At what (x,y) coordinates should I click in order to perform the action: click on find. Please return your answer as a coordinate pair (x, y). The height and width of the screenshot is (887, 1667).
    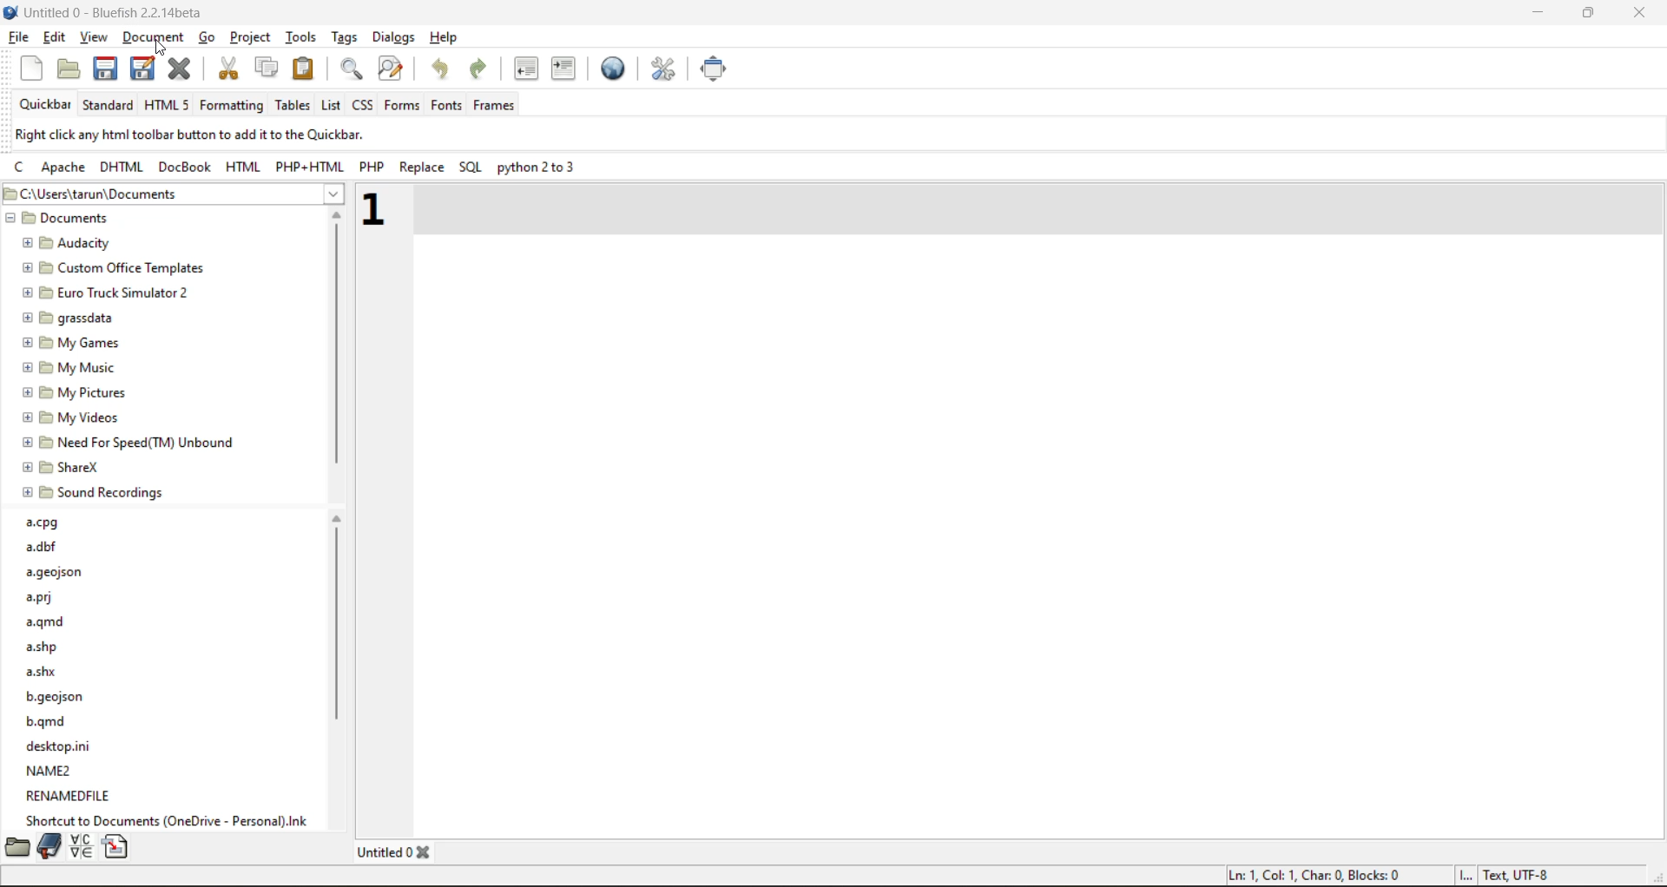
    Looking at the image, I should click on (353, 70).